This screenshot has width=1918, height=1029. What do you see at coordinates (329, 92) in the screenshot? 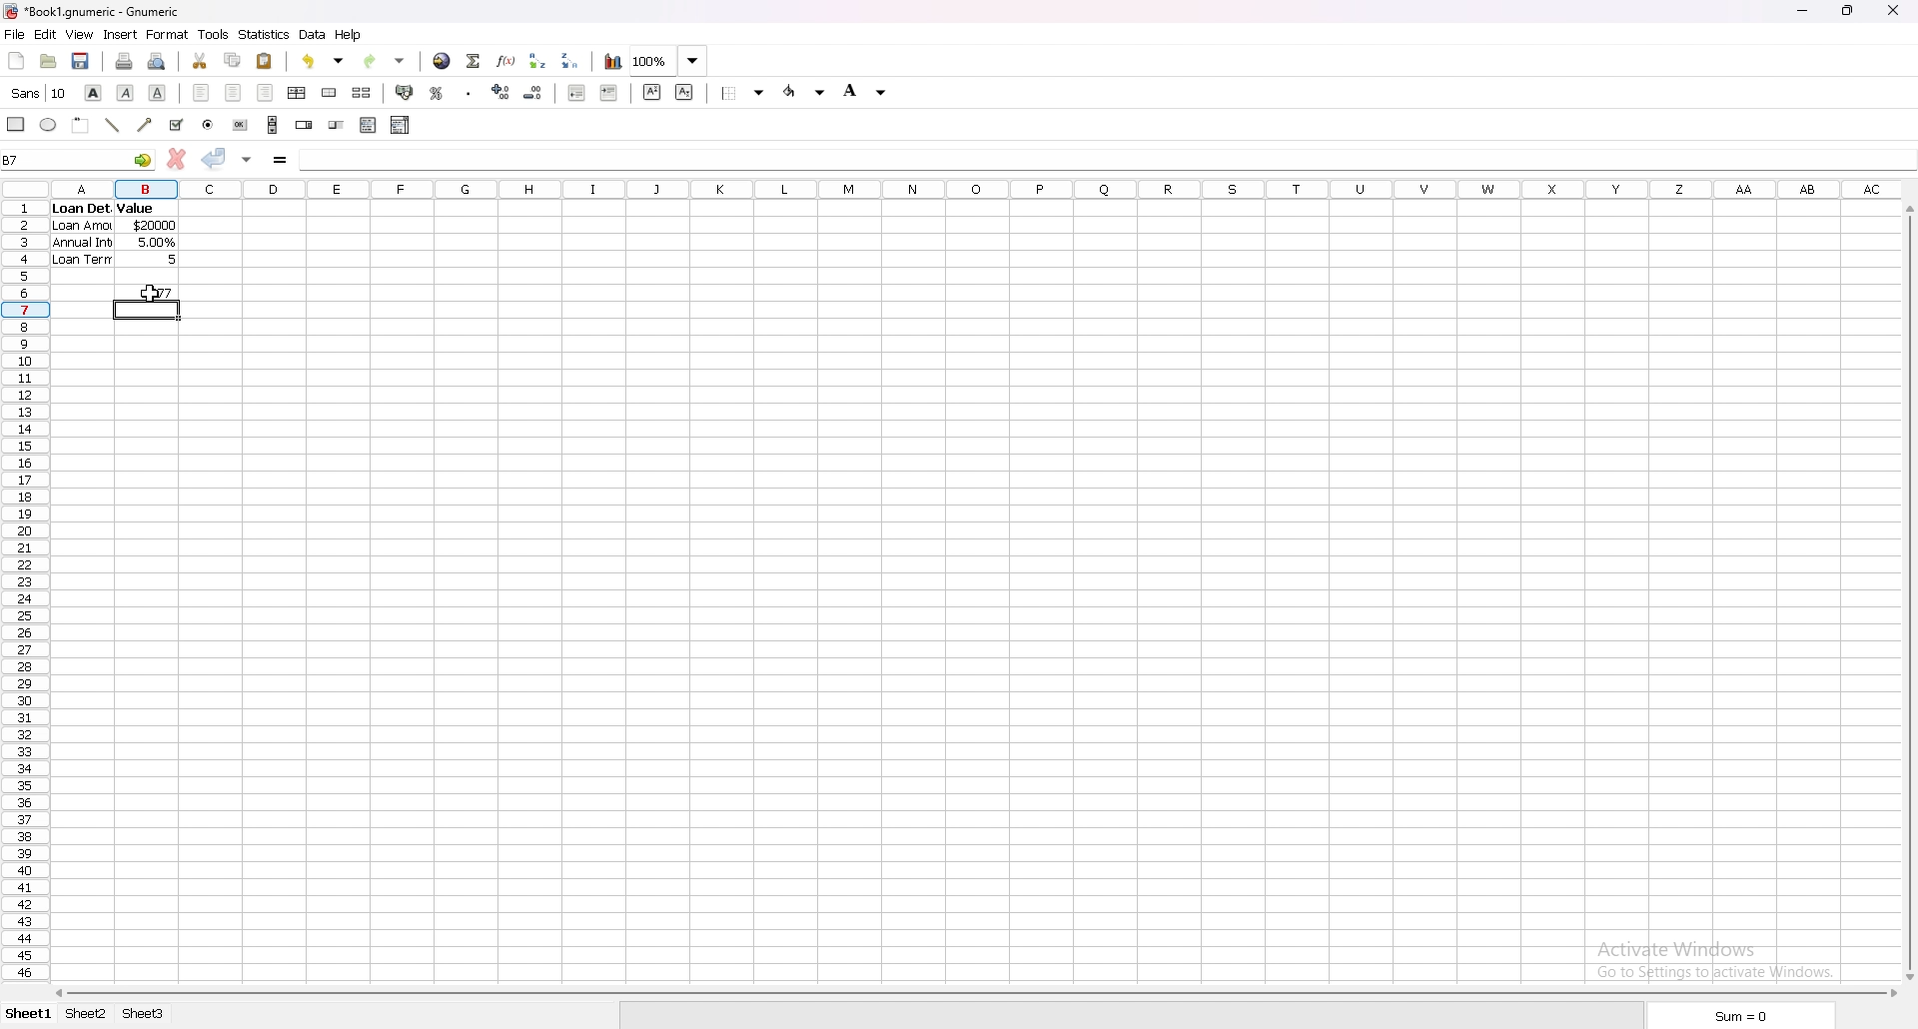
I see `merge cells` at bounding box center [329, 92].